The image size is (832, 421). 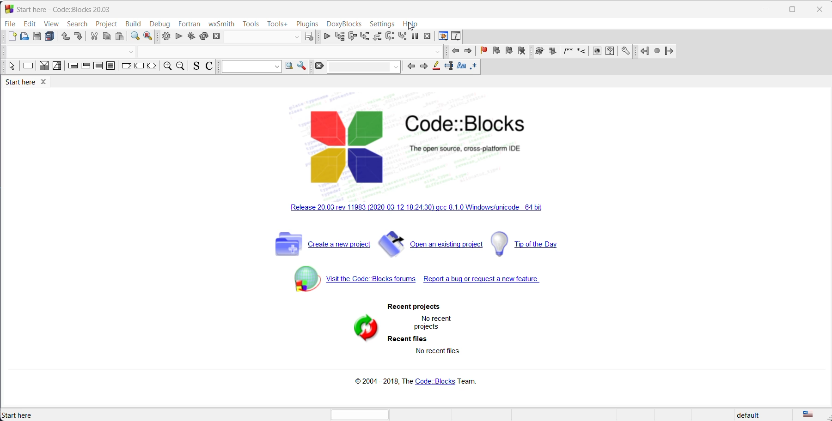 I want to click on open file, so click(x=24, y=37).